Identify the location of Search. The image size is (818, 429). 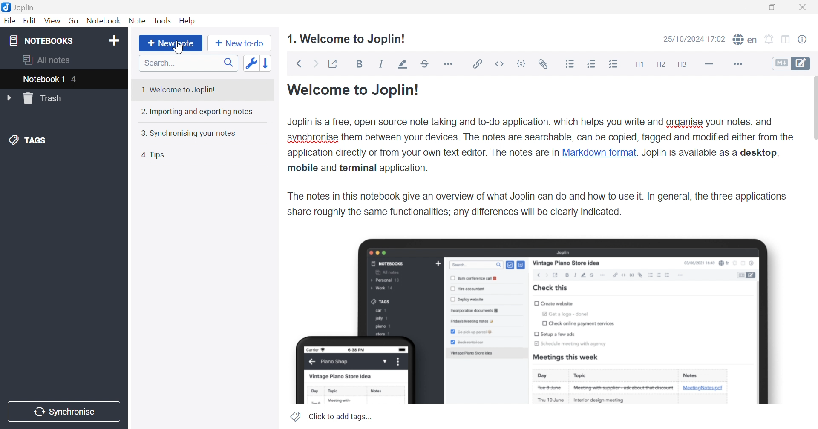
(188, 63).